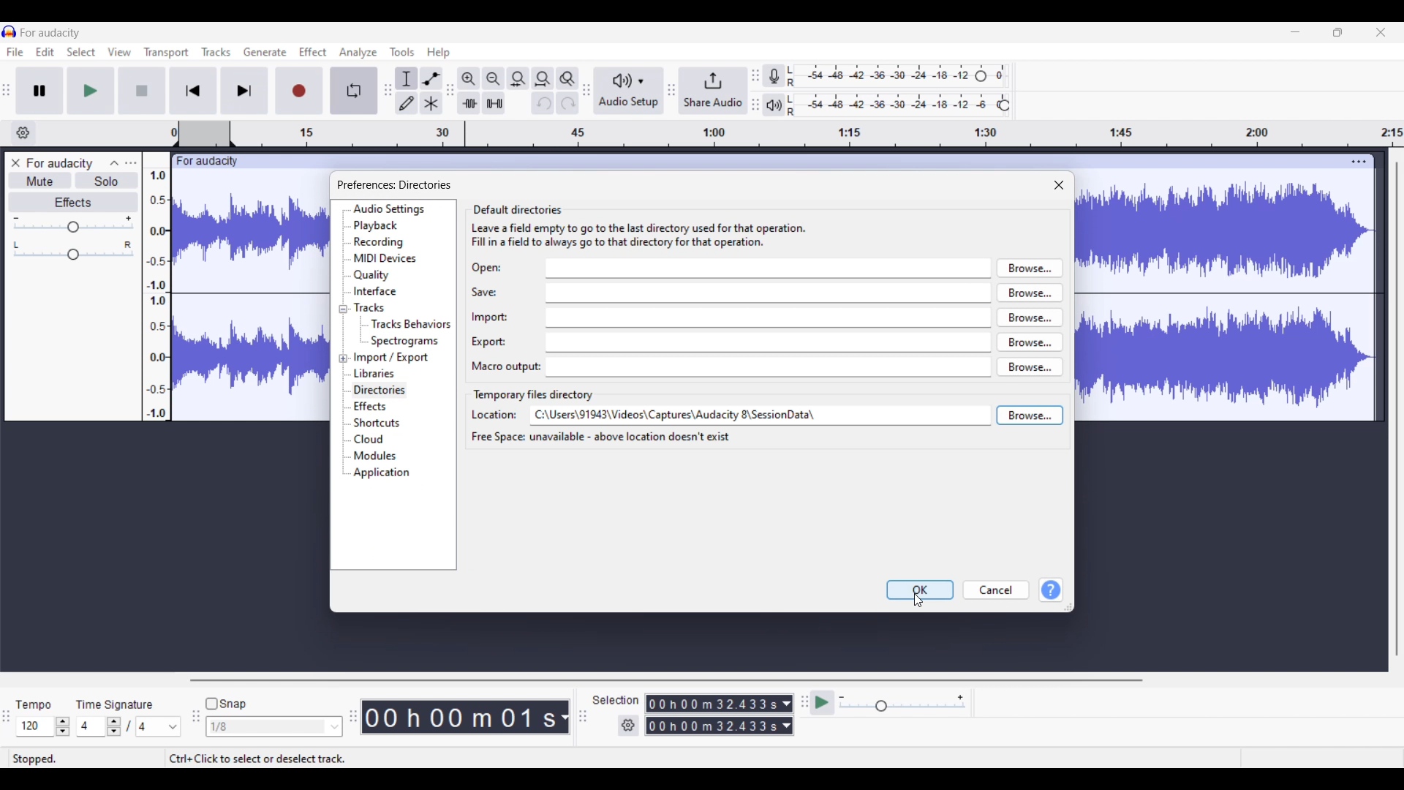  I want to click on Zoom toggle, so click(567, 78).